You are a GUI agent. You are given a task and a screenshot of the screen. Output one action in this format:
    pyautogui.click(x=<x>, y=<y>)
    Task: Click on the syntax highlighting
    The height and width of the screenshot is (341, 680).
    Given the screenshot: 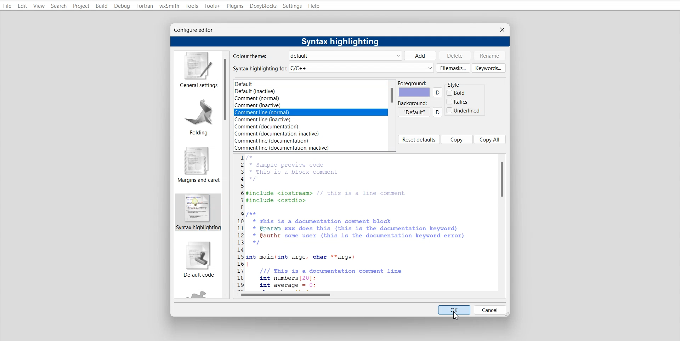 What is the action you would take?
    pyautogui.click(x=198, y=212)
    